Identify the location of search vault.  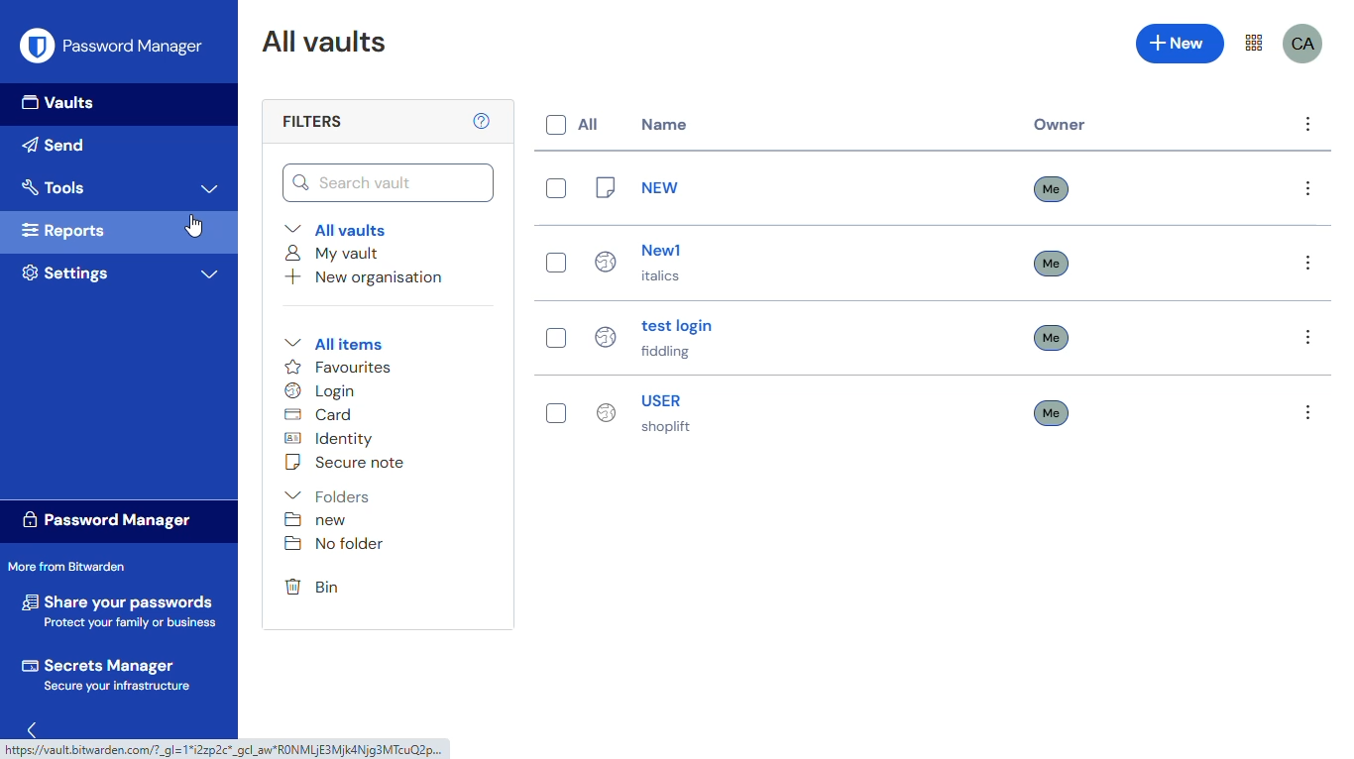
(388, 183).